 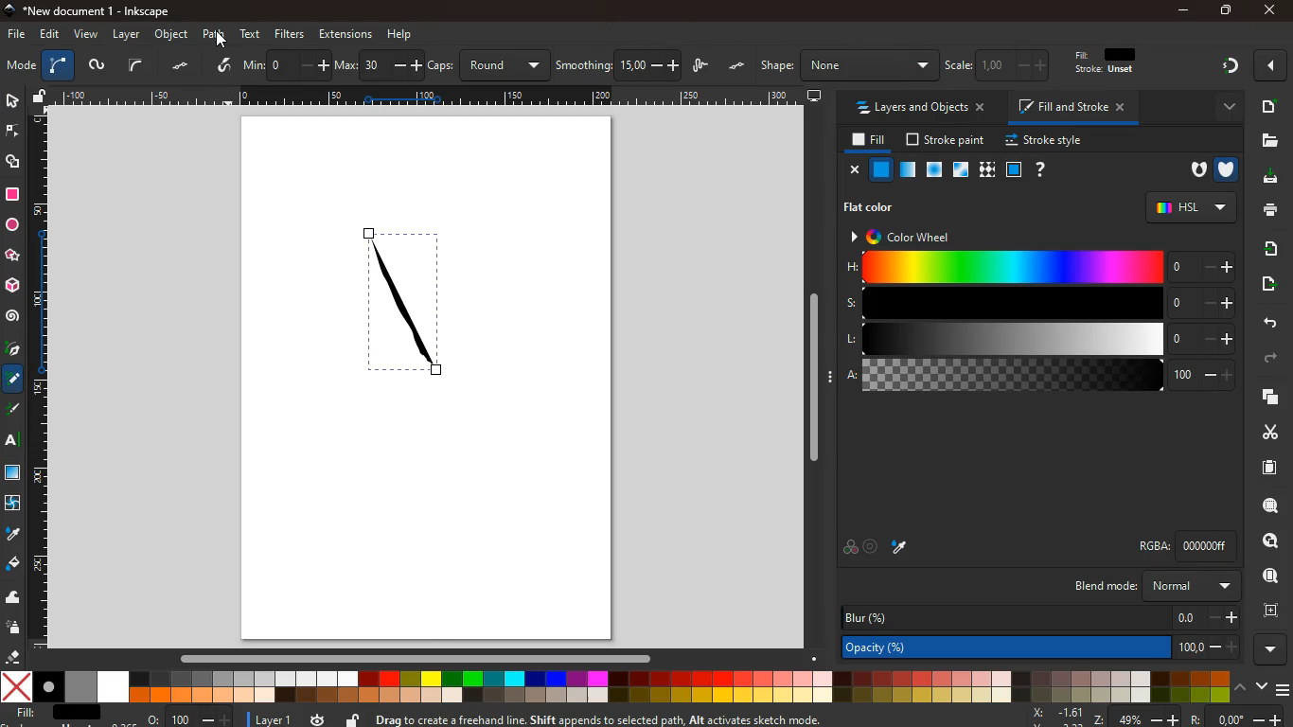 I want to click on spiral, so click(x=12, y=316).